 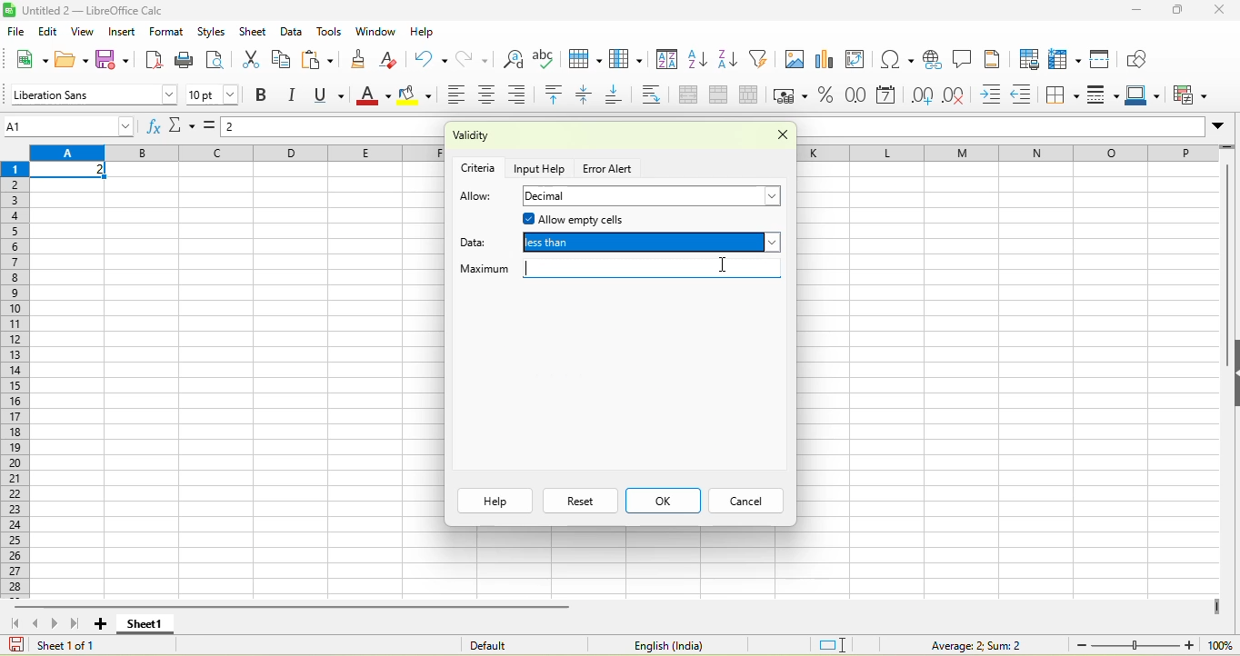 I want to click on paste, so click(x=320, y=60).